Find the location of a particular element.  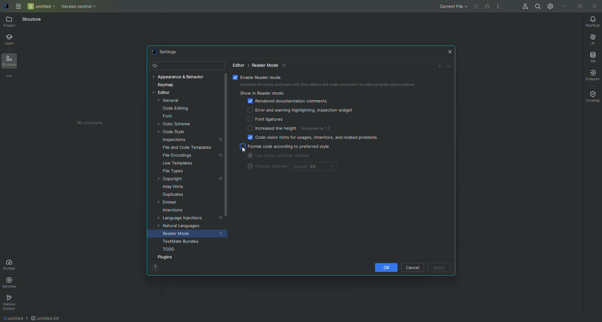

Code Editing is located at coordinates (173, 109).